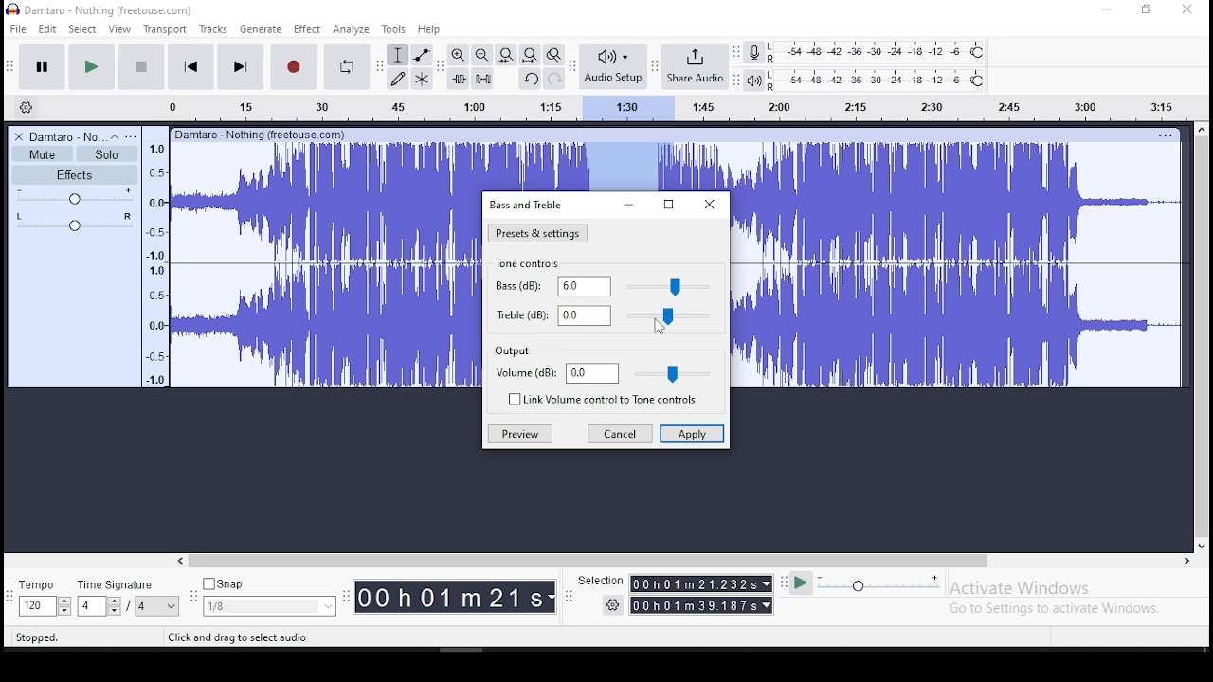 The height and width of the screenshot is (682, 1213). What do you see at coordinates (530, 79) in the screenshot?
I see `undo` at bounding box center [530, 79].